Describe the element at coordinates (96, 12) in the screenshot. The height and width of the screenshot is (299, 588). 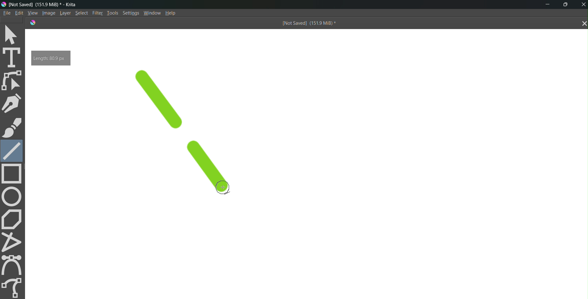
I see `Filte` at that location.